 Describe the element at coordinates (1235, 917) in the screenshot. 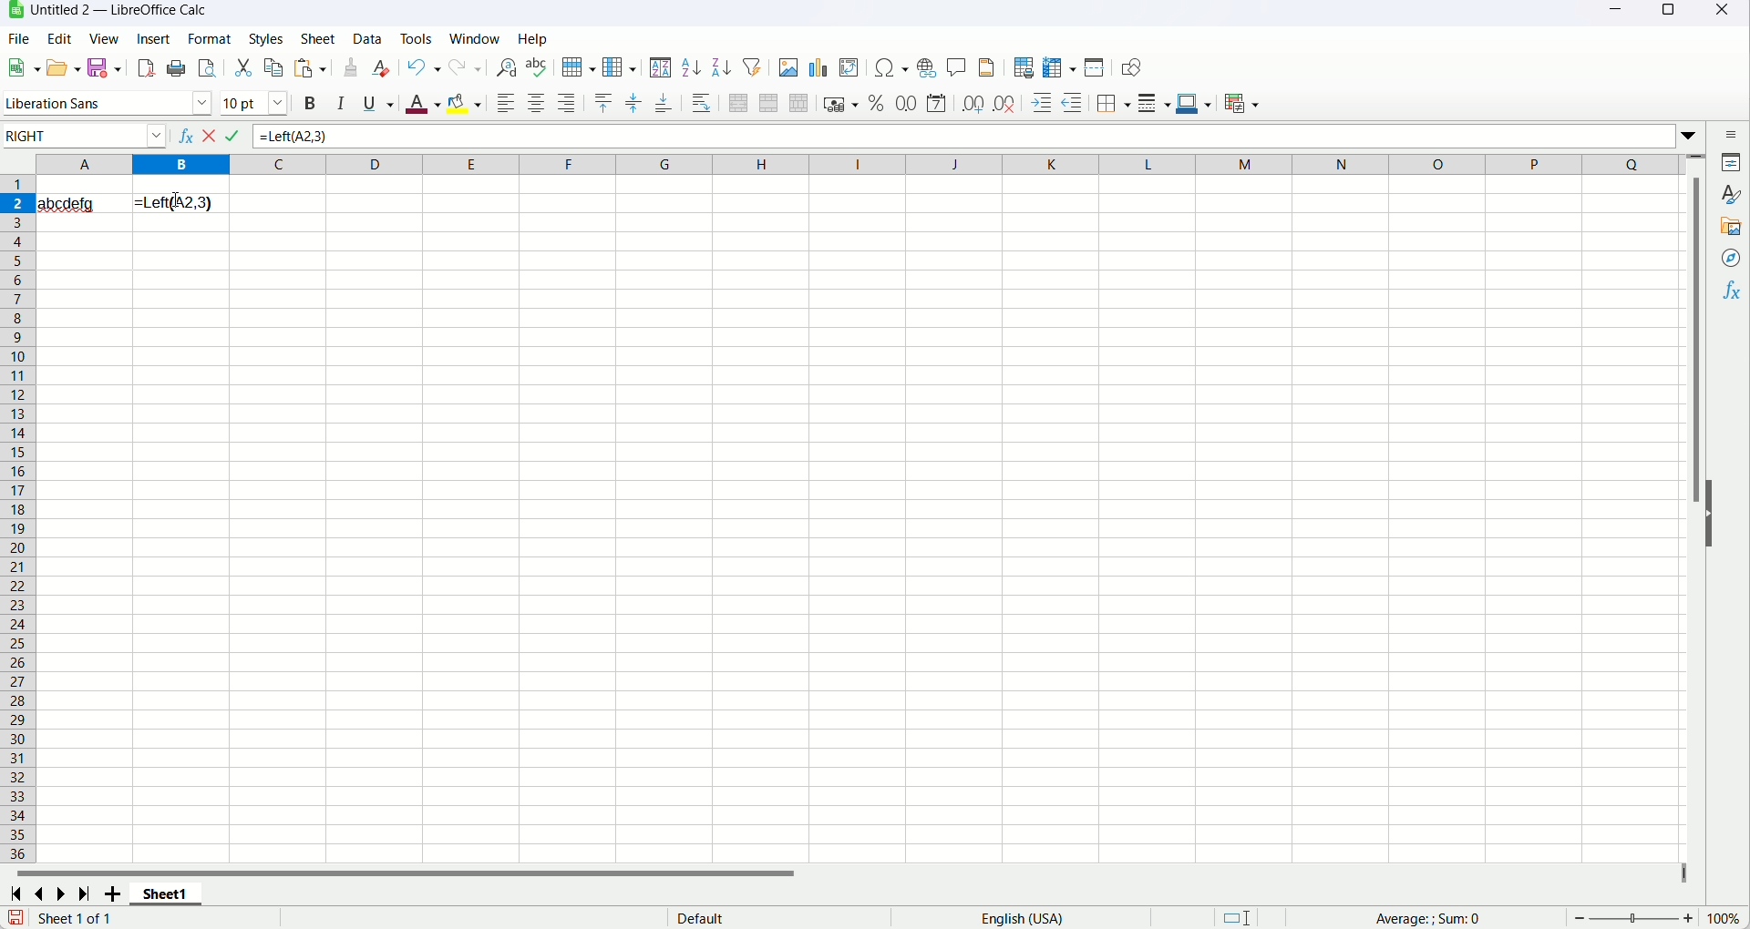

I see `standard selection` at that location.